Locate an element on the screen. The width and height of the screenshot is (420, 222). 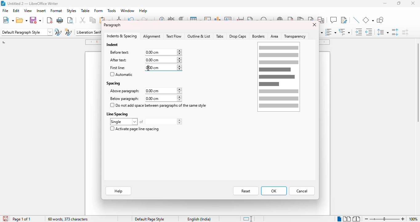
below paragraph is located at coordinates (145, 98).